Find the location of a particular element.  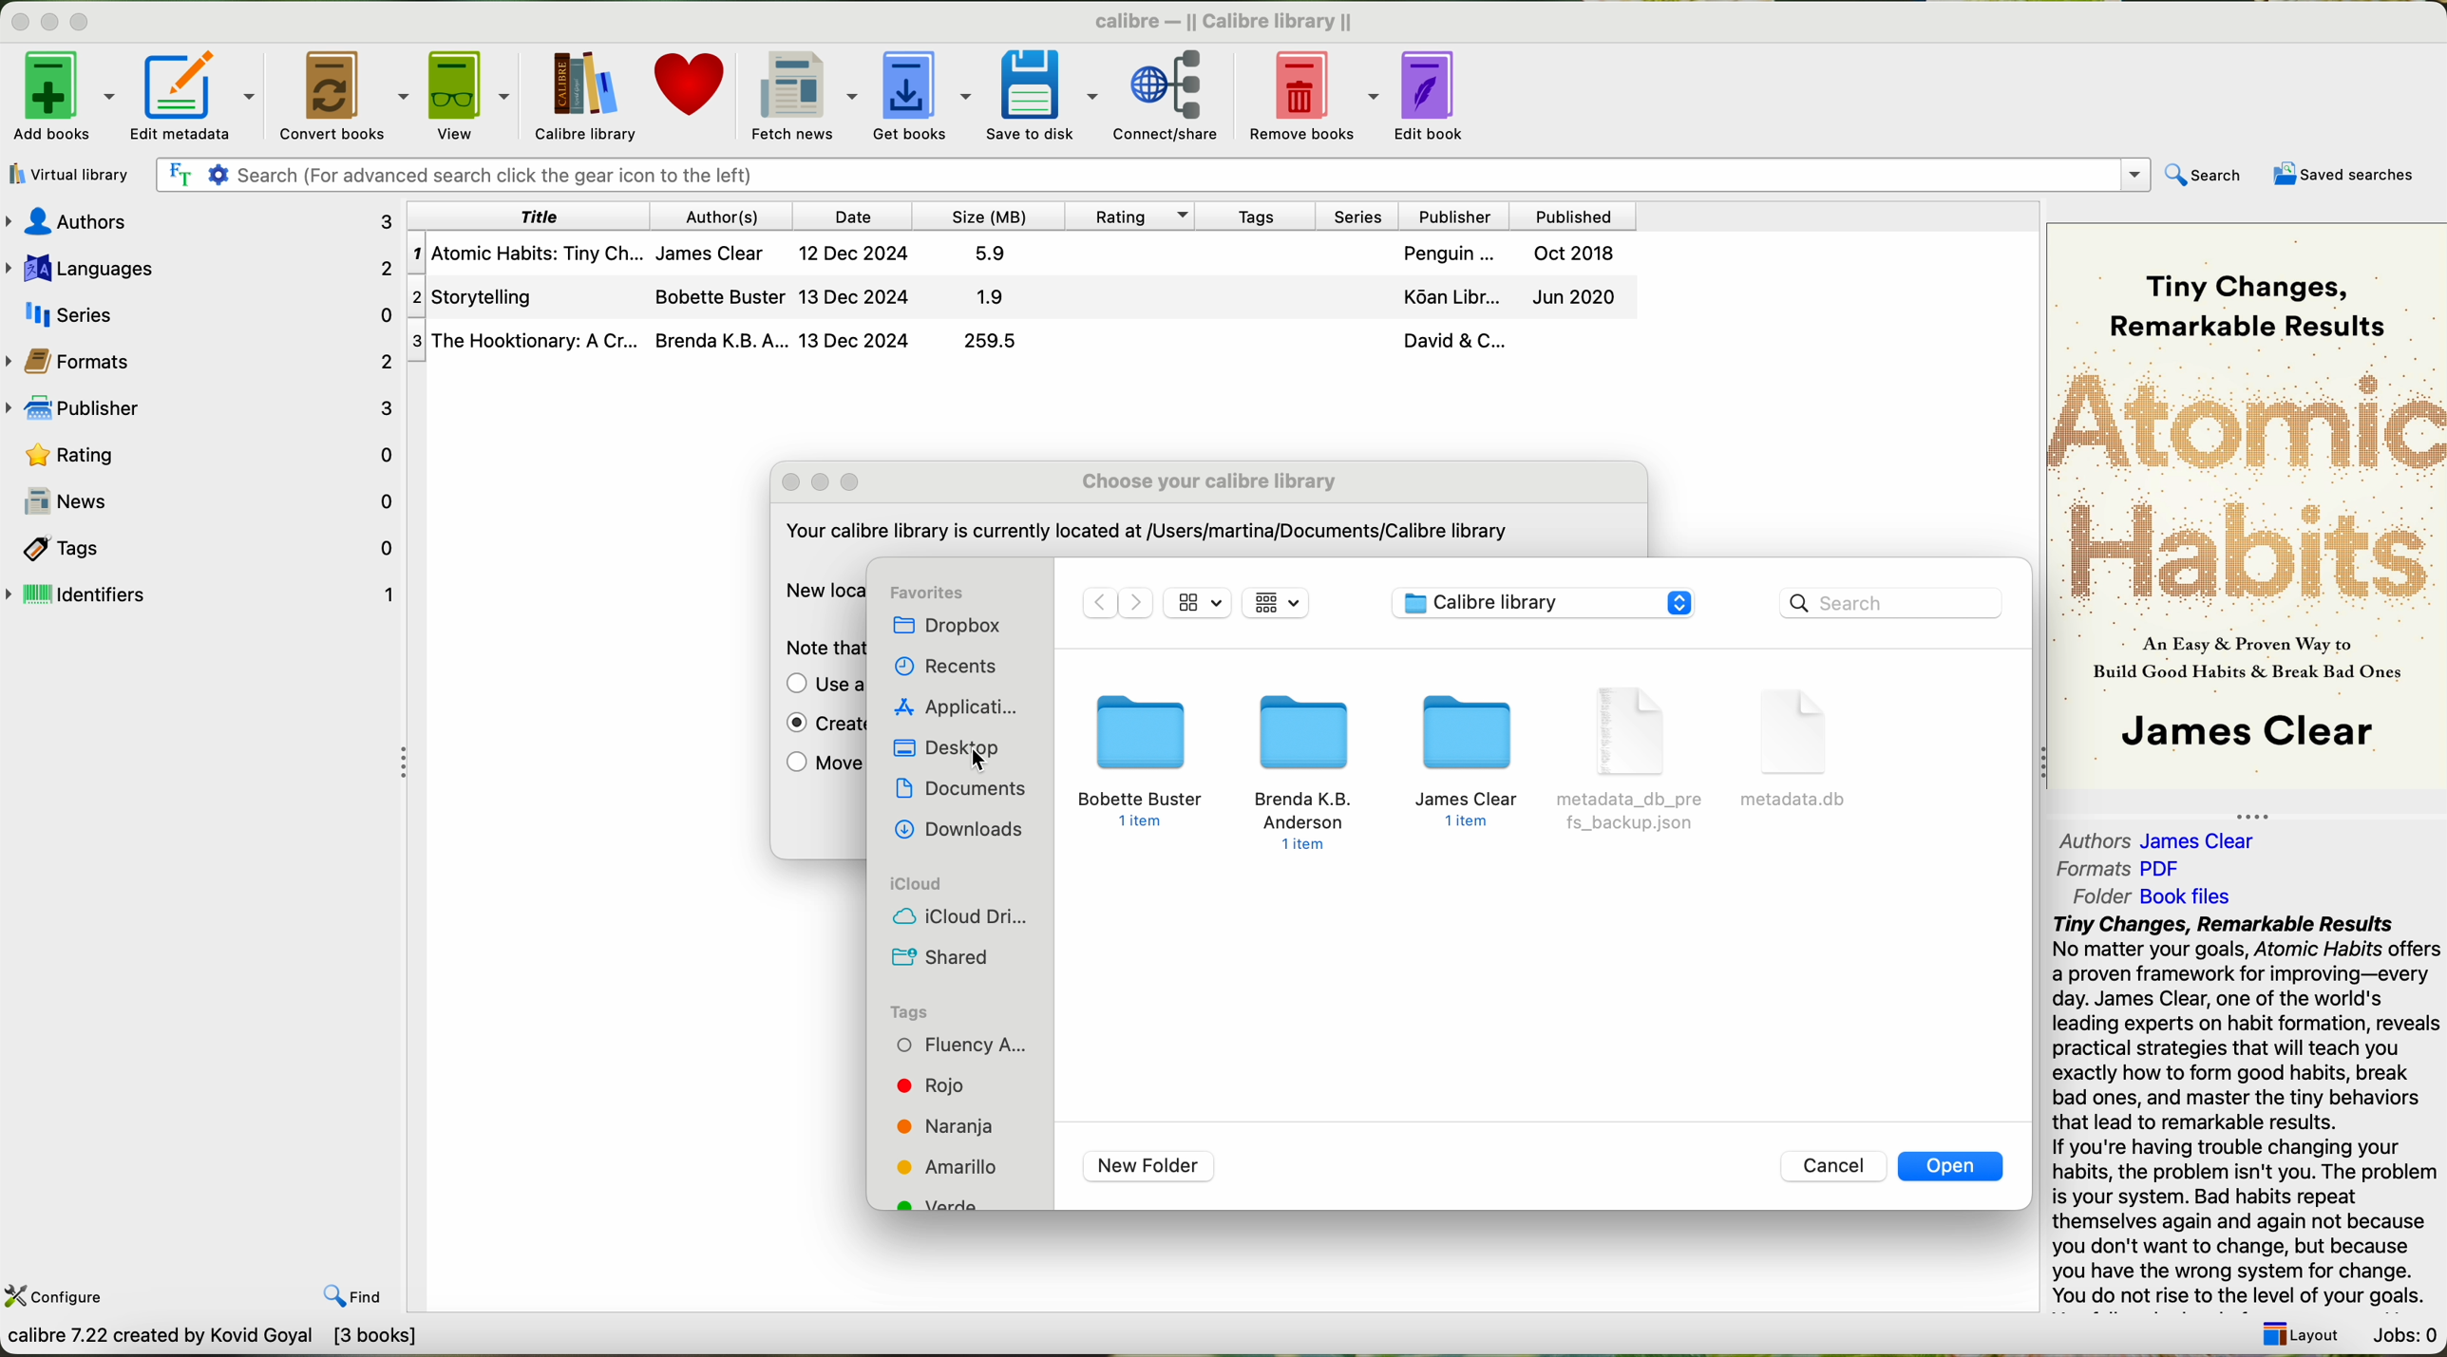

series is located at coordinates (200, 311).